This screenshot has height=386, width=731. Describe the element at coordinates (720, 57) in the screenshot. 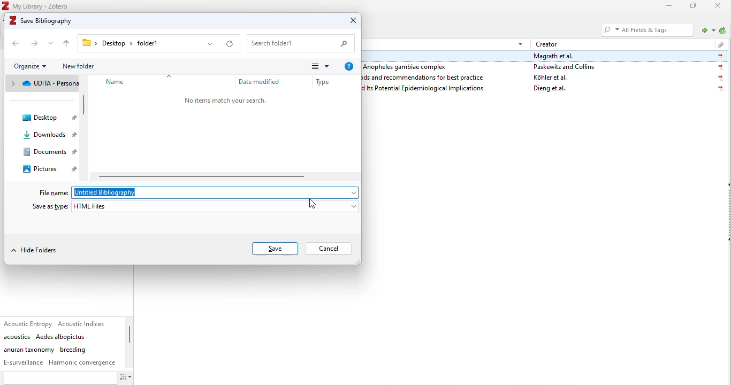

I see `pdf` at that location.